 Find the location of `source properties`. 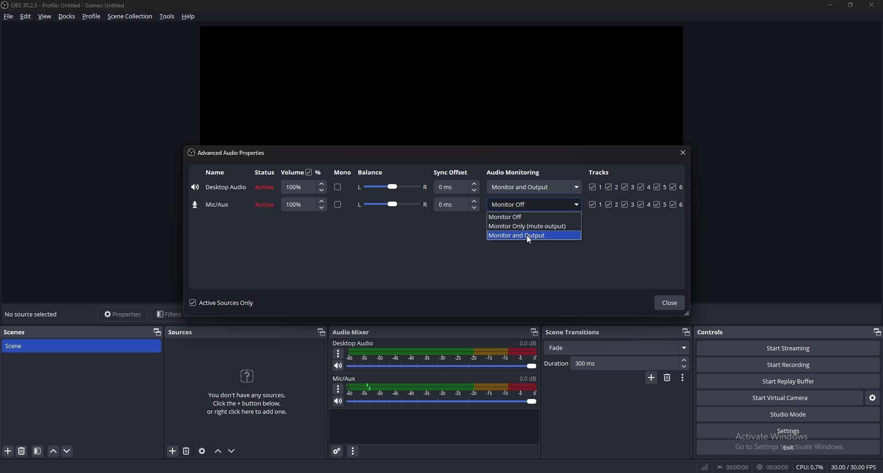

source properties is located at coordinates (203, 450).